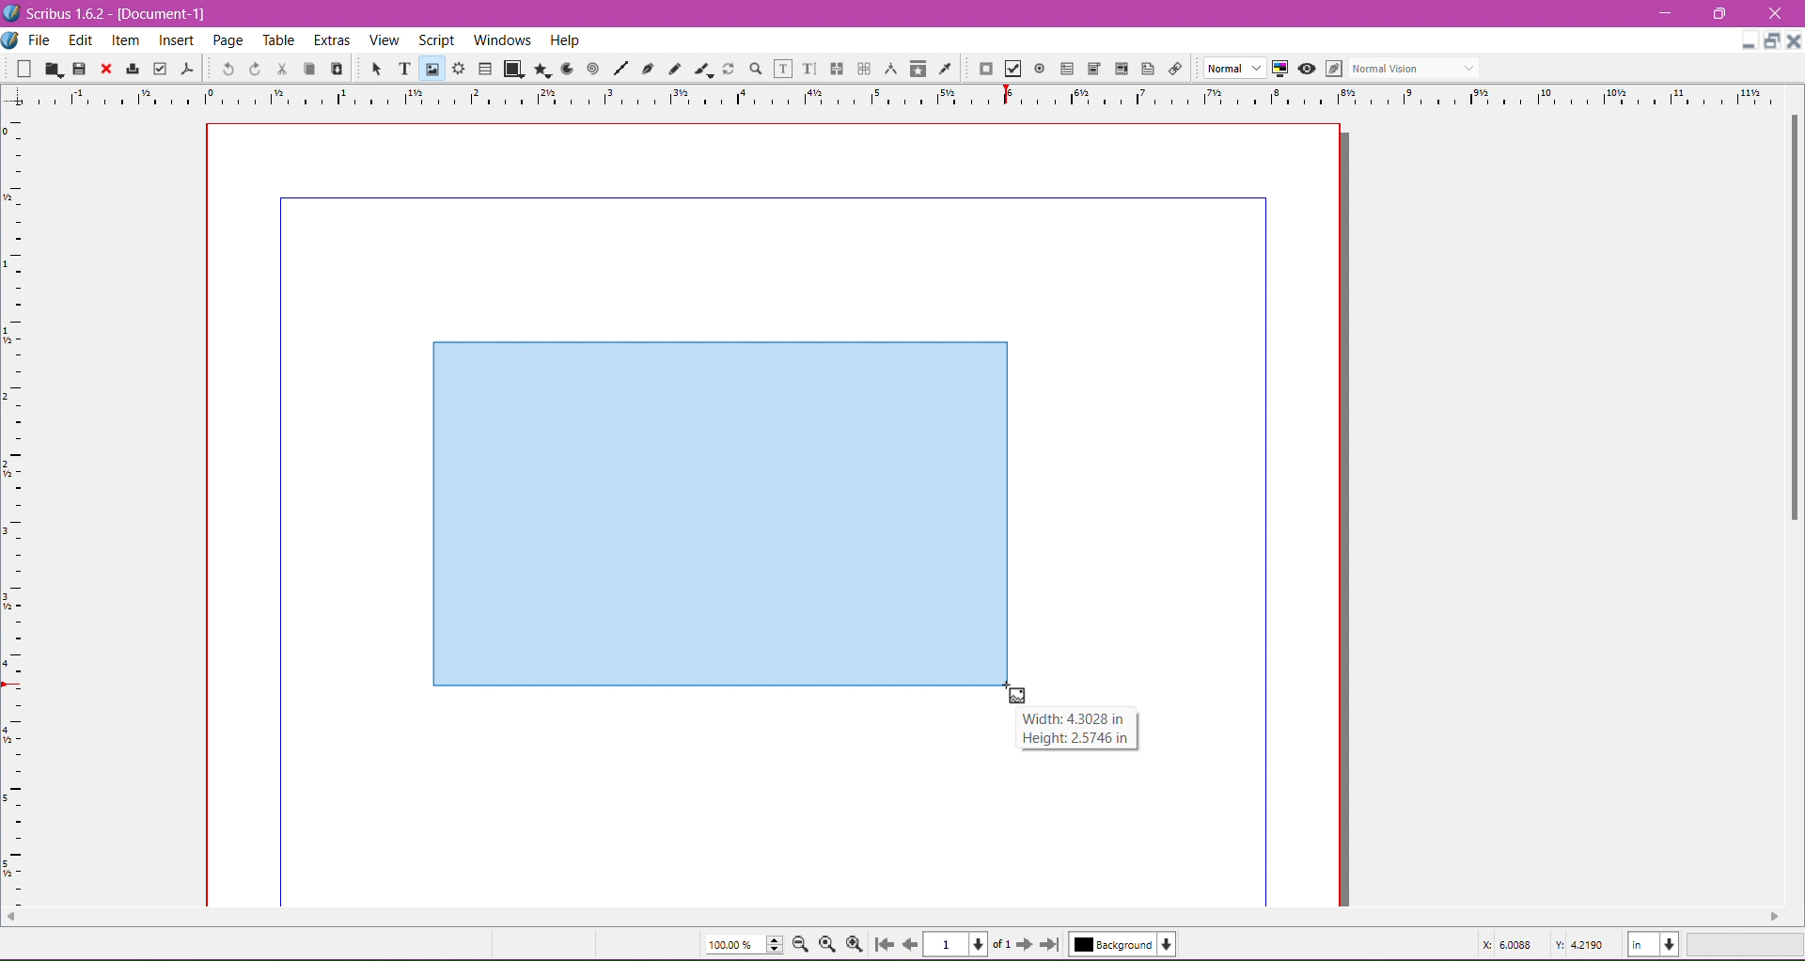  Describe the element at coordinates (308, 69) in the screenshot. I see `Copy` at that location.